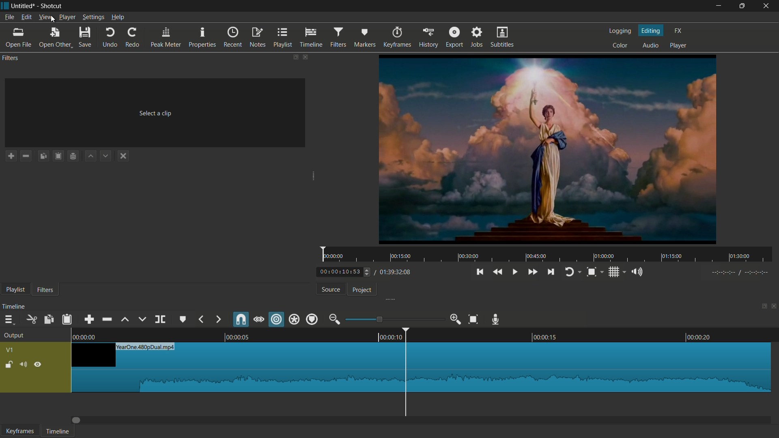  I want to click on record audio, so click(497, 320).